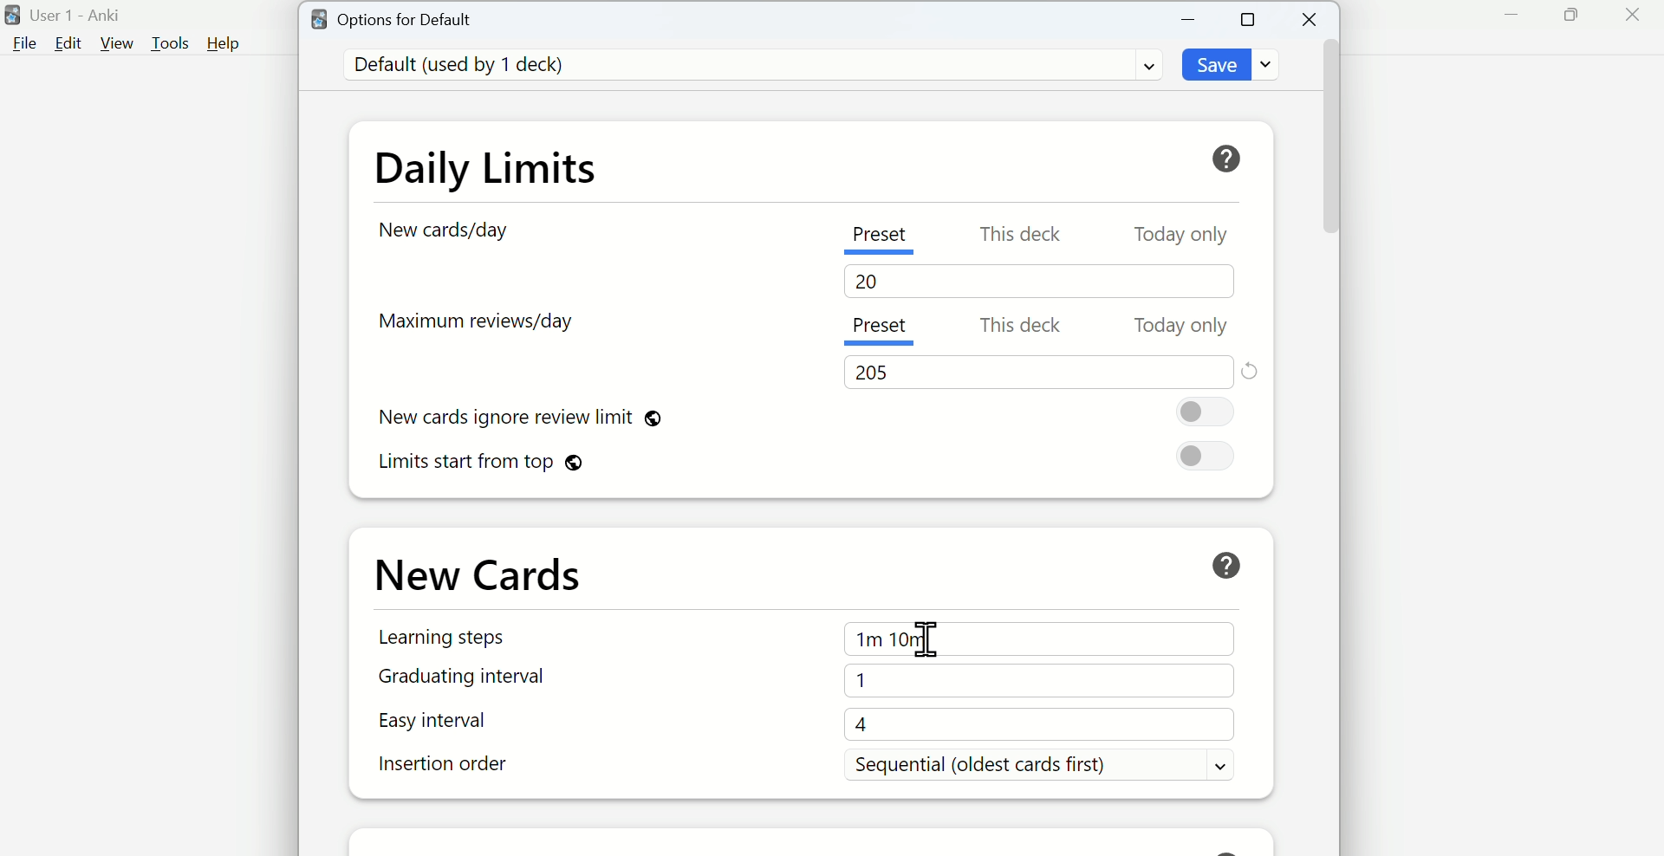  What do you see at coordinates (1272, 65) in the screenshot?
I see `Dropdown` at bounding box center [1272, 65].